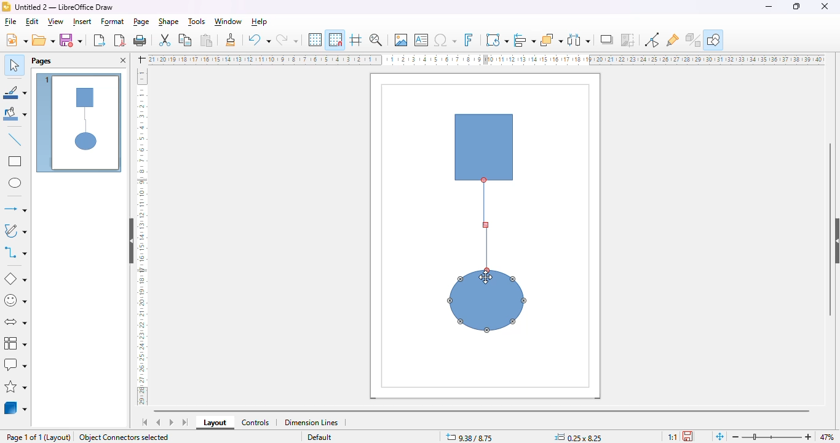  I want to click on mouse up, so click(486, 278).